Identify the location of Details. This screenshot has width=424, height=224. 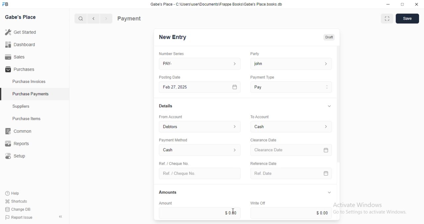
(165, 106).